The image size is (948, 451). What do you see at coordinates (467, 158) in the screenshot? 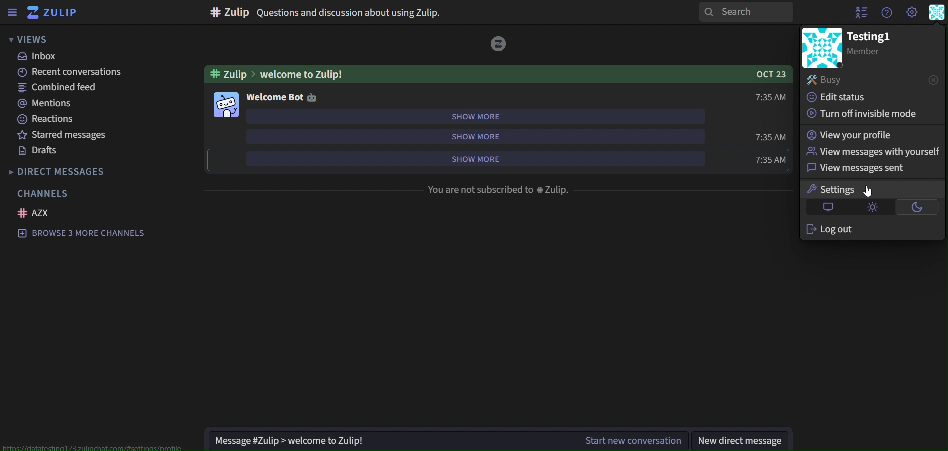
I see `show more` at bounding box center [467, 158].